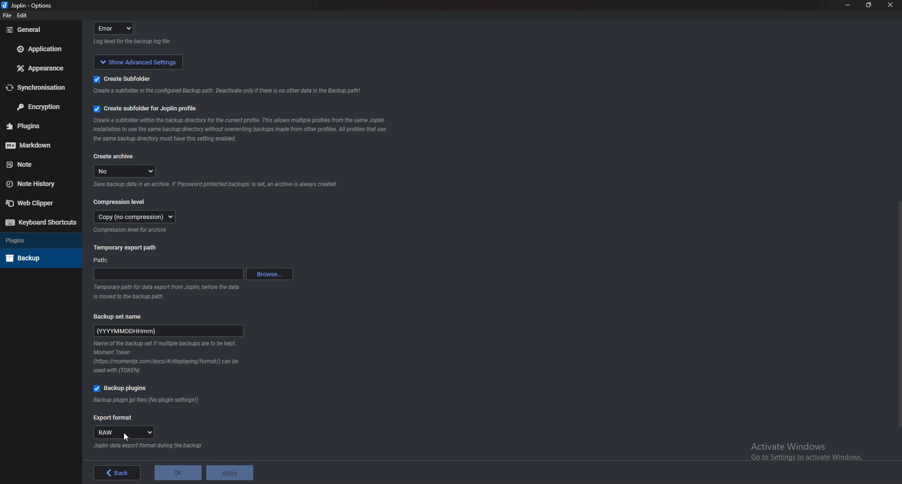  I want to click on Info, so click(147, 400).